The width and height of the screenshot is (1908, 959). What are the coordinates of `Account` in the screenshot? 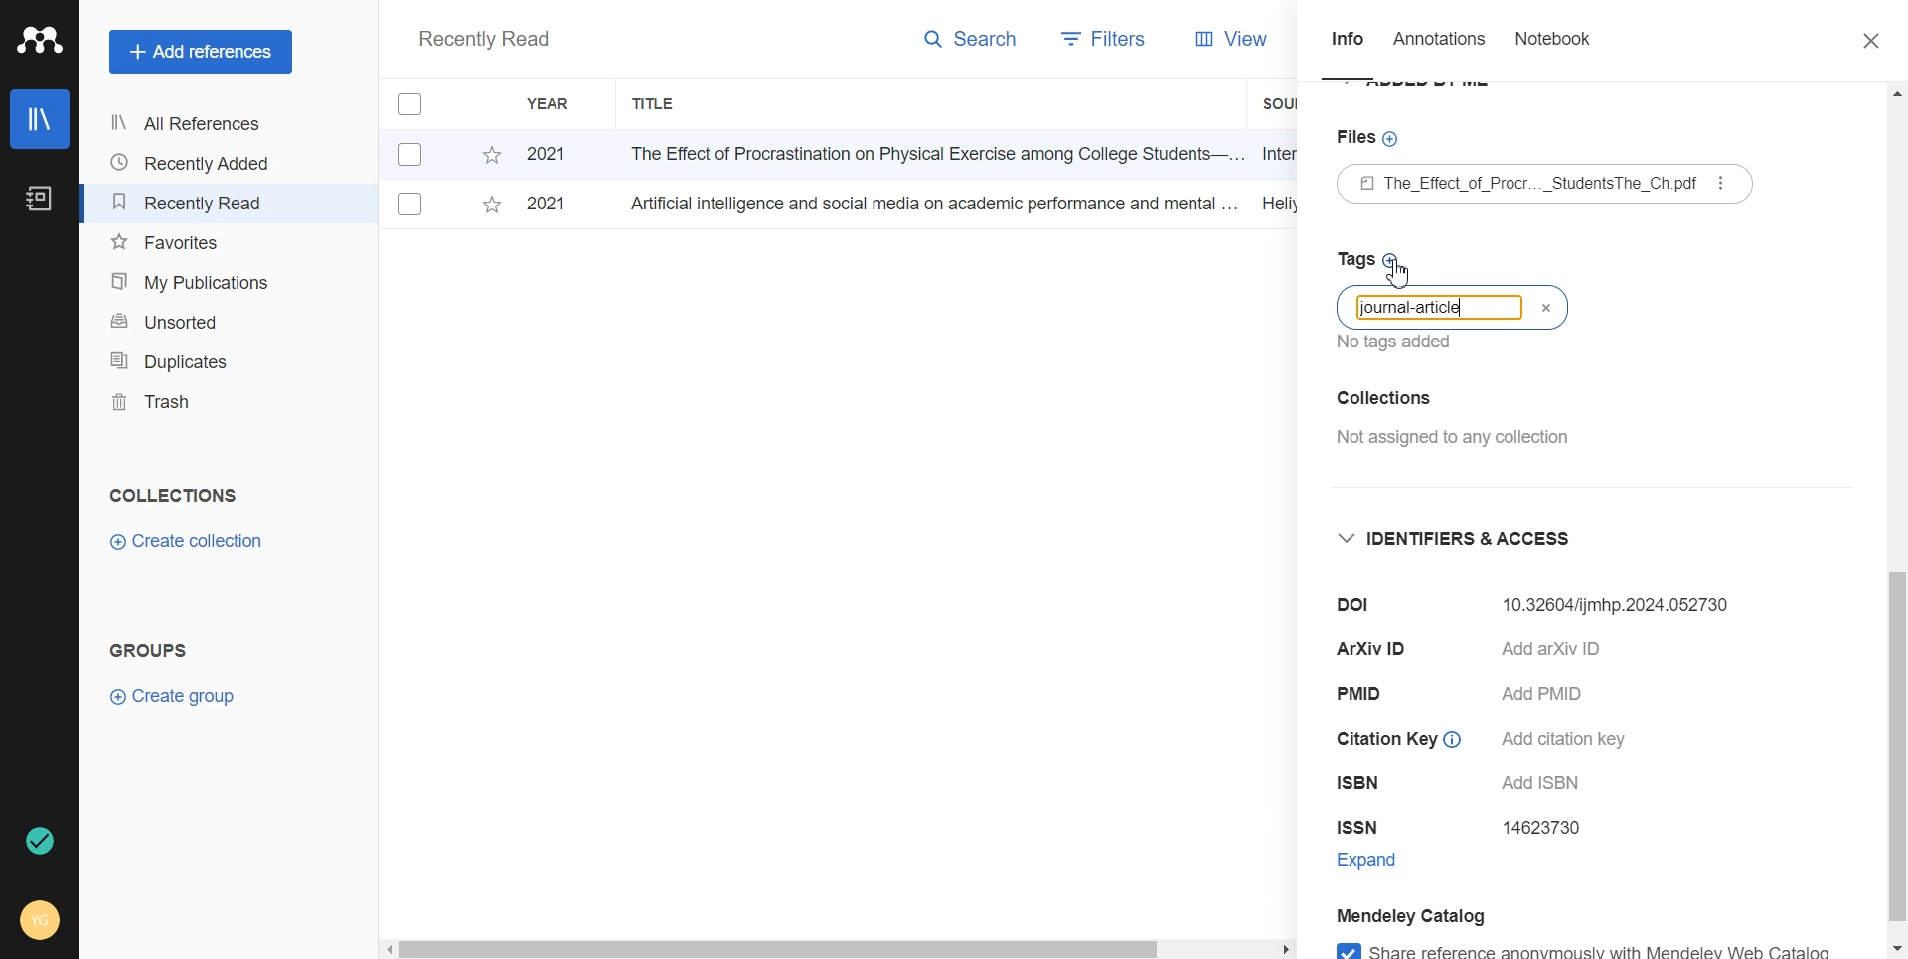 It's located at (42, 918).